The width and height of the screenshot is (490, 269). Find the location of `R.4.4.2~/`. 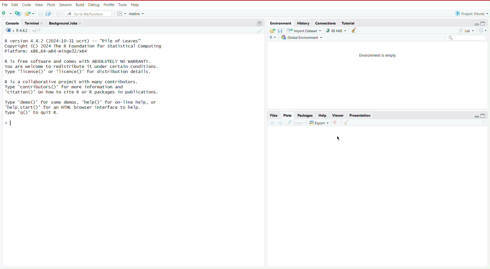

R.4.4.2~/ is located at coordinates (26, 30).